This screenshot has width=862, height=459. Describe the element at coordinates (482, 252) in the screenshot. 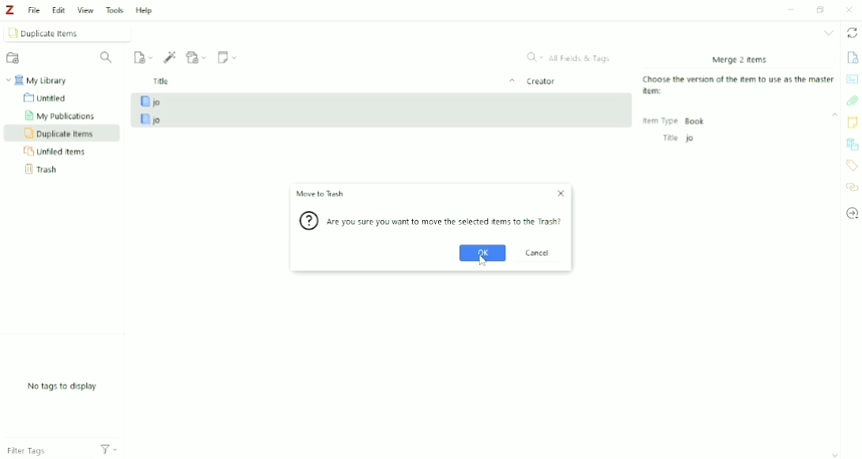

I see `OK` at that location.